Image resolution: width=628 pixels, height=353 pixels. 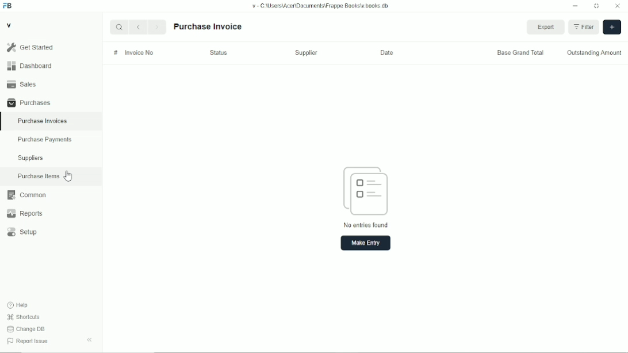 What do you see at coordinates (219, 53) in the screenshot?
I see `status` at bounding box center [219, 53].